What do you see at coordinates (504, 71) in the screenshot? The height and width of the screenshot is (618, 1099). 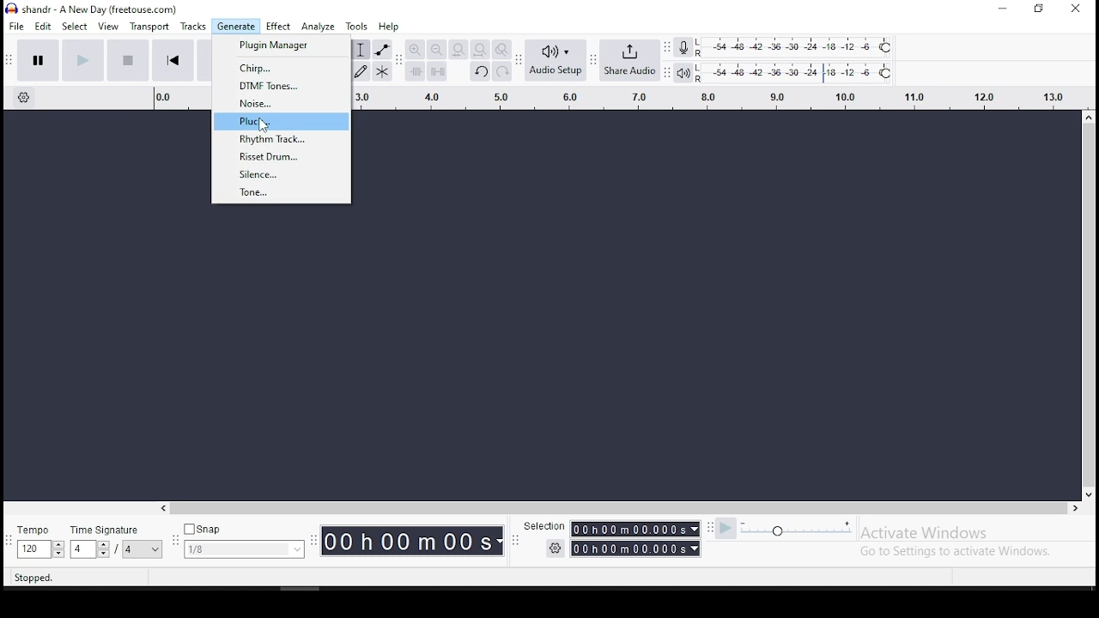 I see `redo` at bounding box center [504, 71].